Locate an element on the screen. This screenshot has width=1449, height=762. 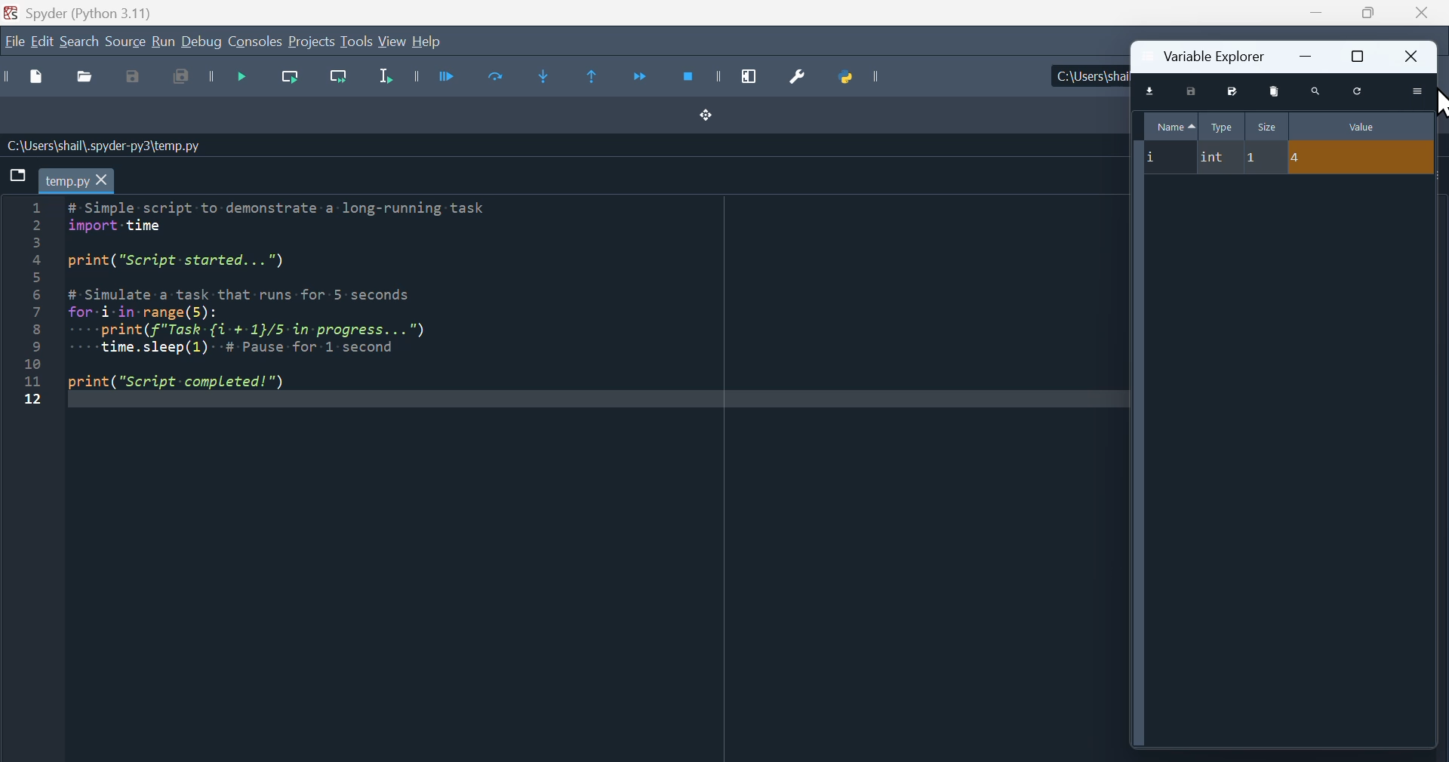
New file is located at coordinates (28, 77).